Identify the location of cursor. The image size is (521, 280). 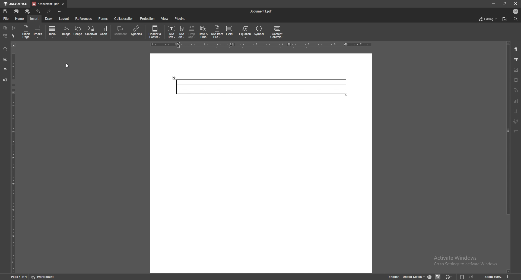
(69, 64).